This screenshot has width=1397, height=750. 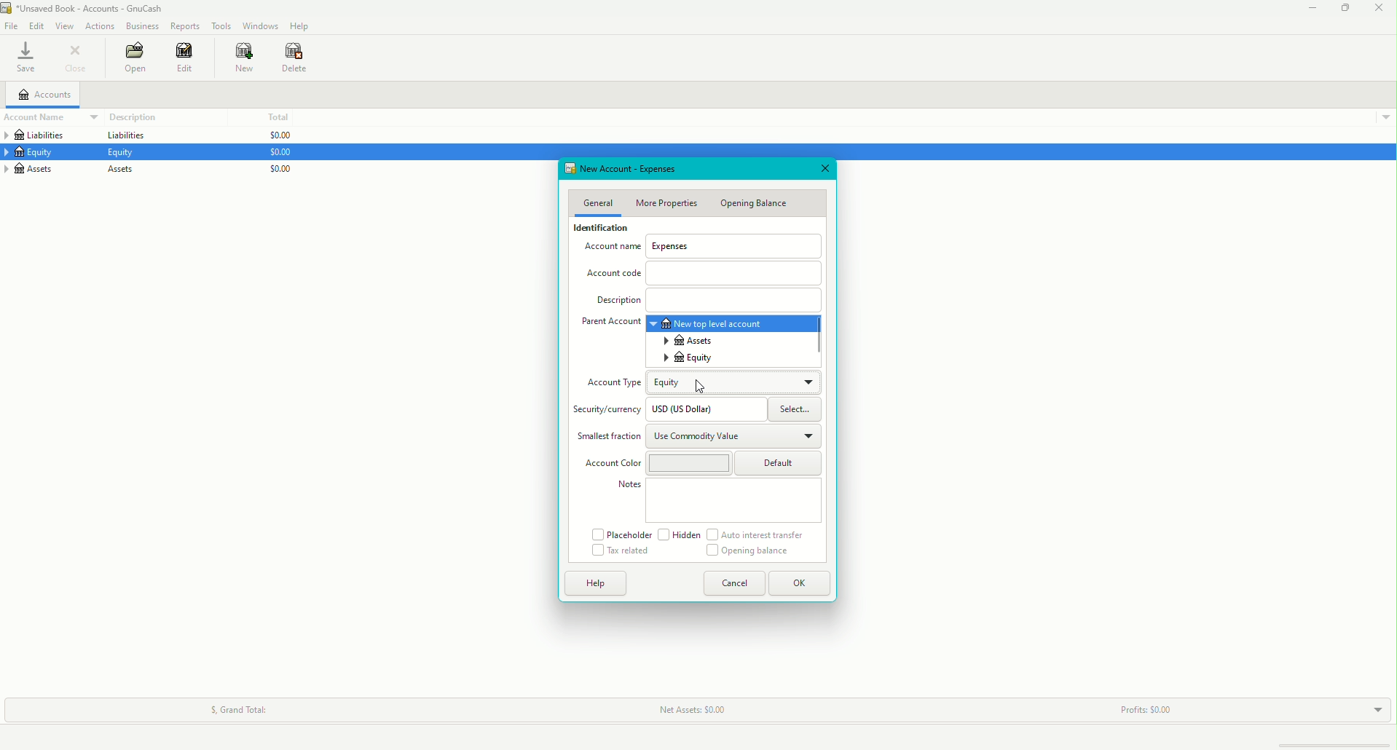 I want to click on Assets, so click(x=42, y=168).